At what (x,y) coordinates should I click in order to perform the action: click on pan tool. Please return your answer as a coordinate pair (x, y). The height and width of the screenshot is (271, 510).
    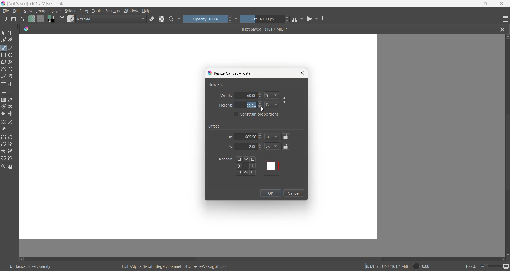
    Looking at the image, I should click on (11, 167).